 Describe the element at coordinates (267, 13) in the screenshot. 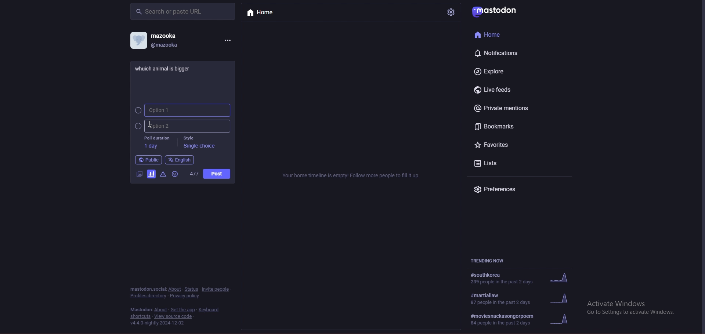

I see `home` at that location.